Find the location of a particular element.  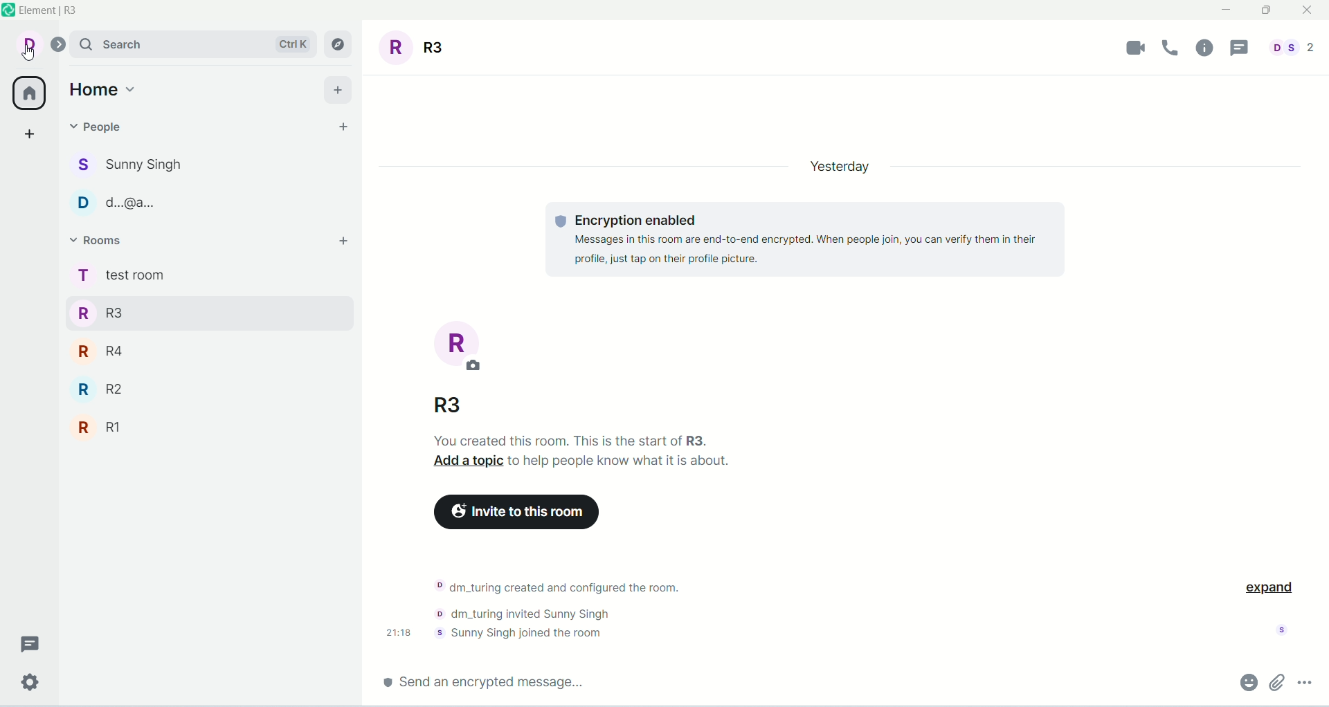

threads is located at coordinates (1237, 48).